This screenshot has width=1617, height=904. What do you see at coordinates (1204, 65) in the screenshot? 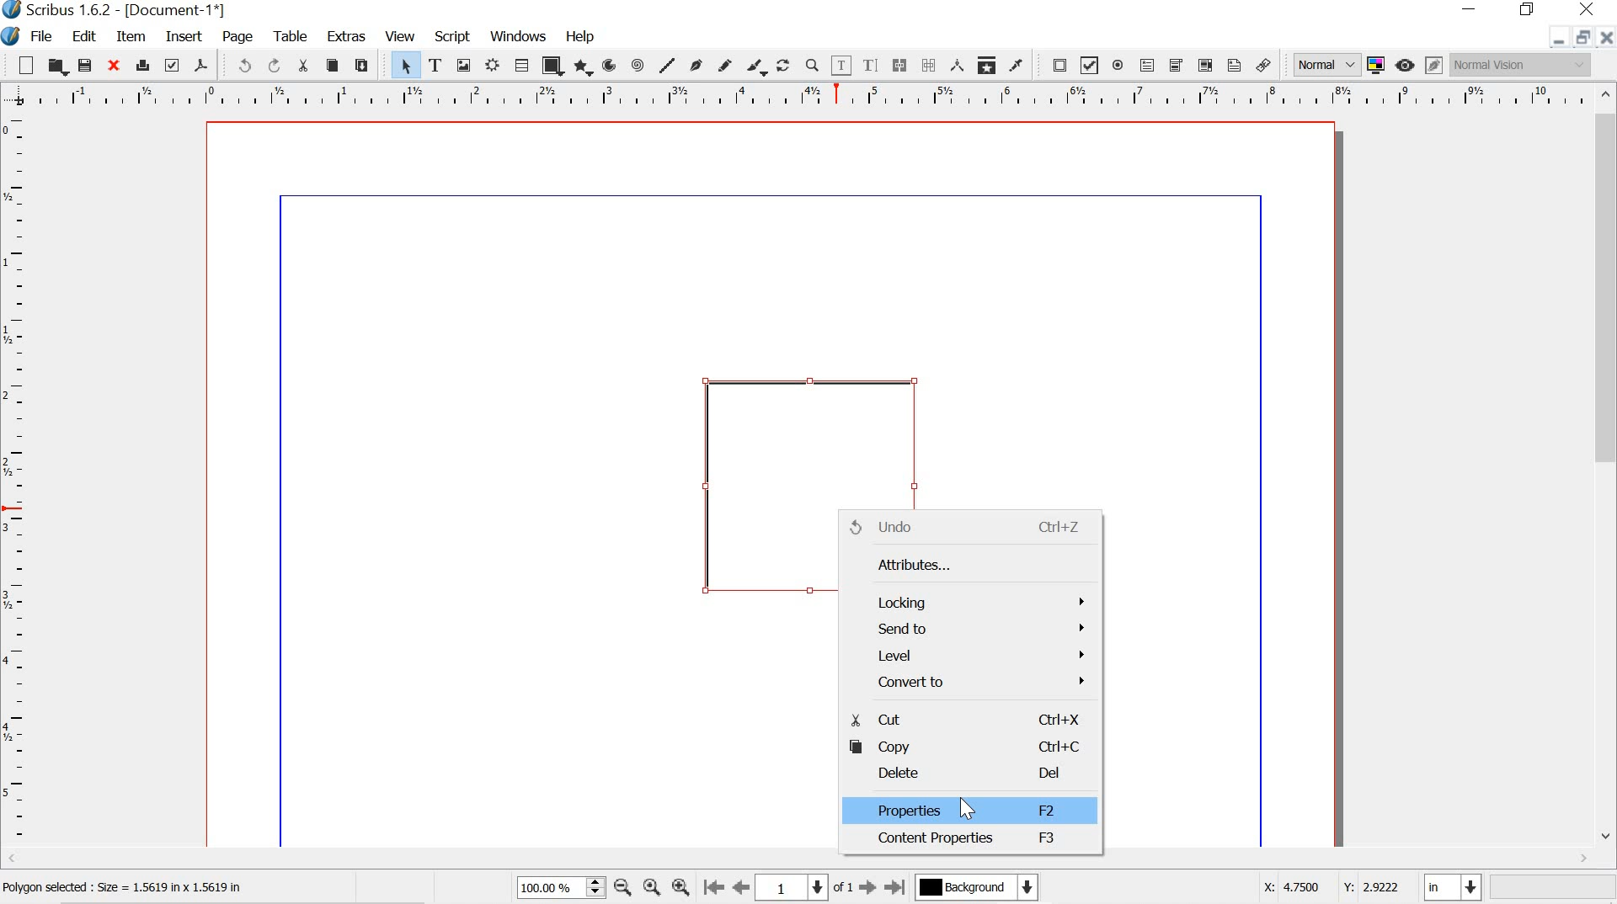
I see `pdf list` at bounding box center [1204, 65].